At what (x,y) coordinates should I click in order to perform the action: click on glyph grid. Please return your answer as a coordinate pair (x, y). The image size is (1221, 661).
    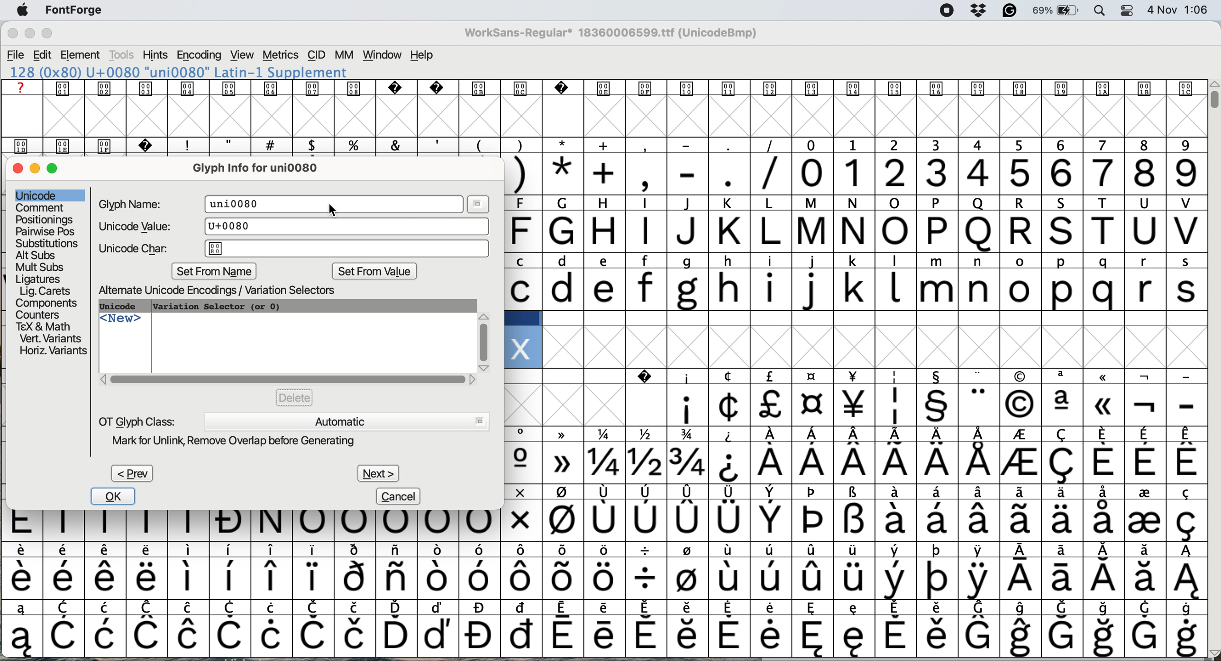
    Looking at the image, I should click on (883, 348).